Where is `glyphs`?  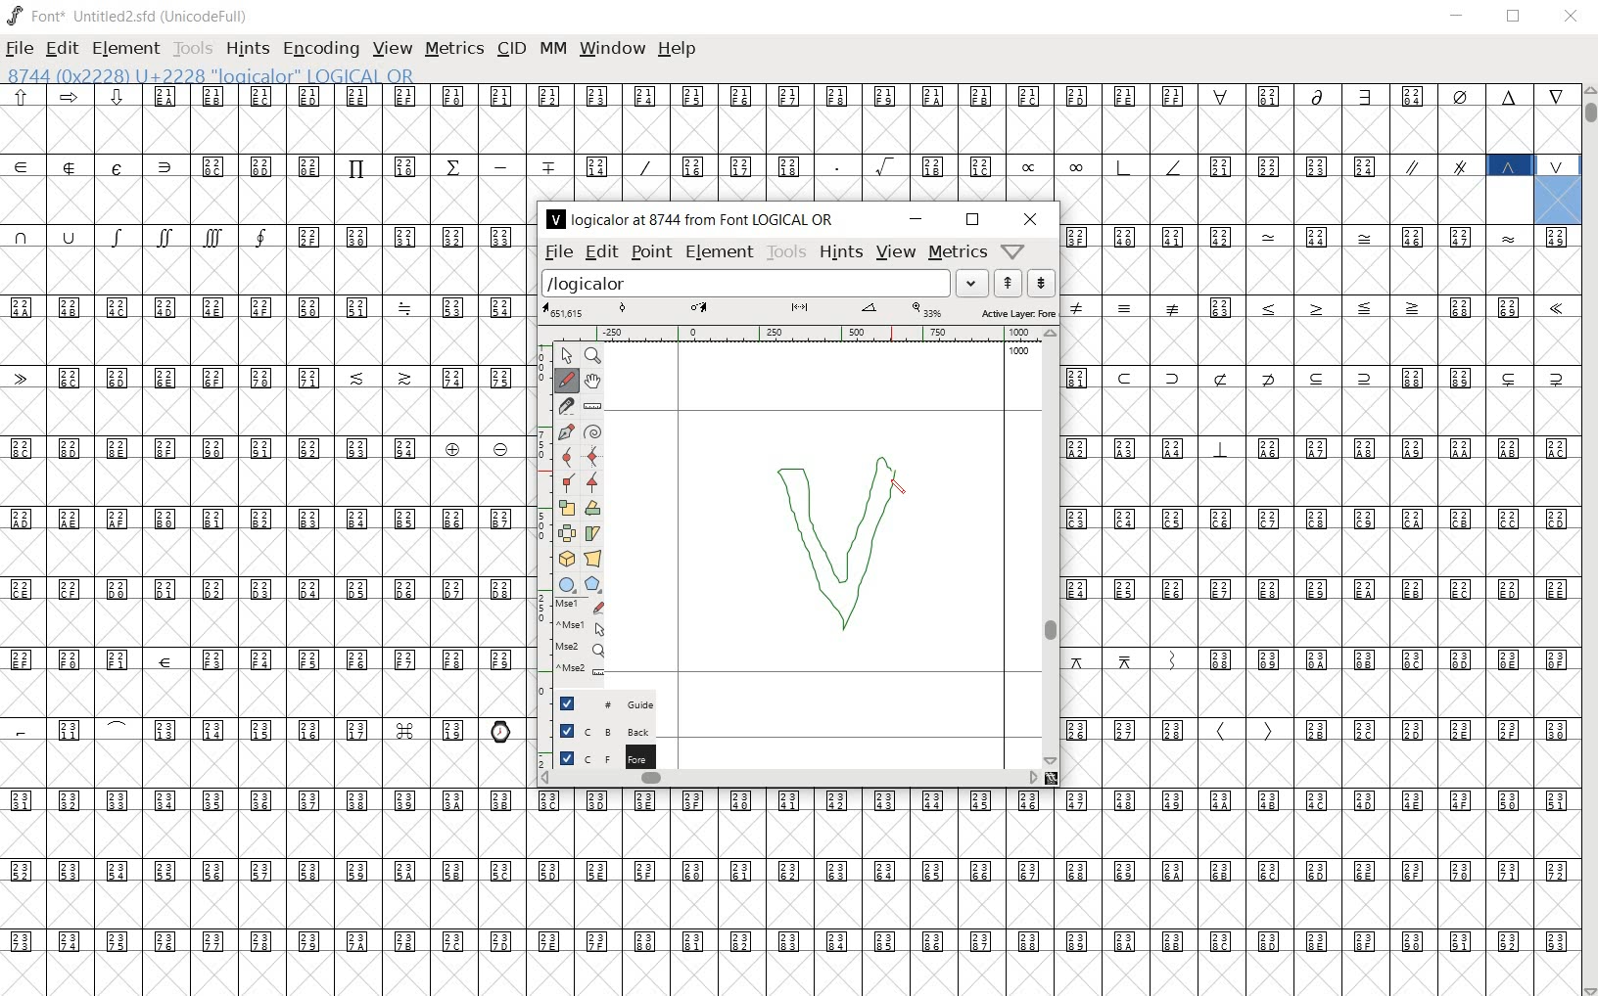
glyphs is located at coordinates (262, 536).